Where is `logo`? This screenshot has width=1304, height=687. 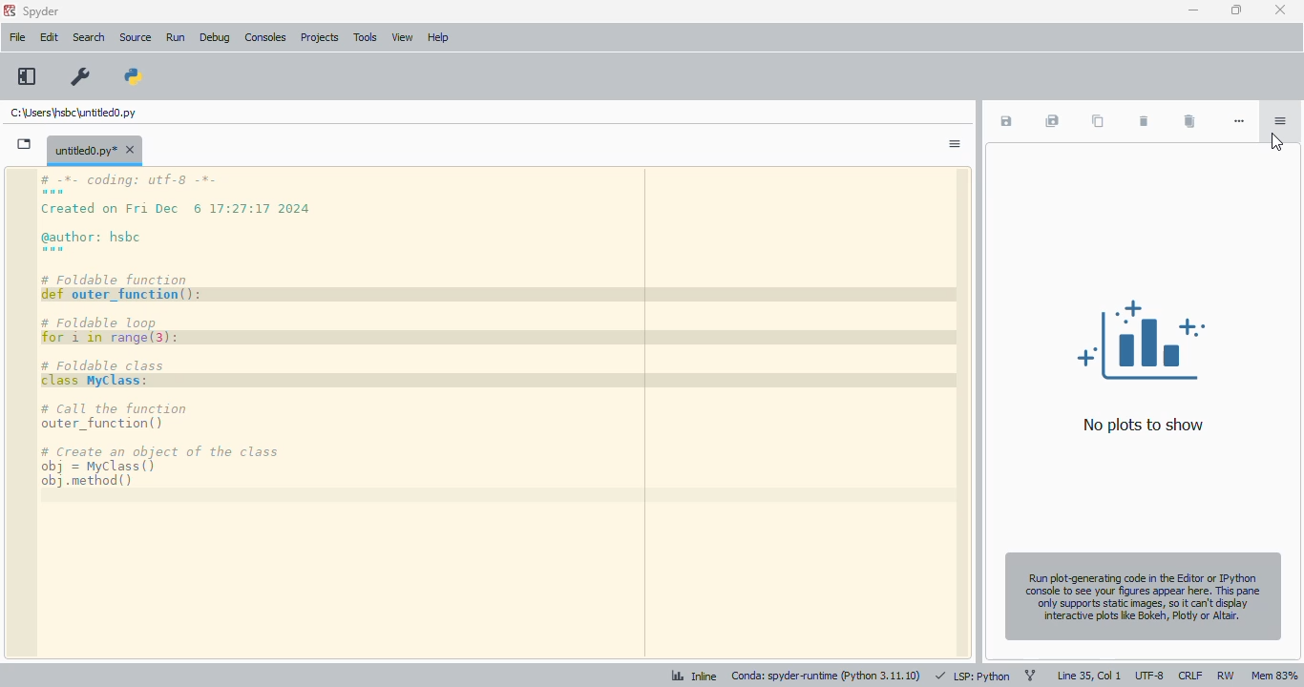
logo is located at coordinates (10, 10).